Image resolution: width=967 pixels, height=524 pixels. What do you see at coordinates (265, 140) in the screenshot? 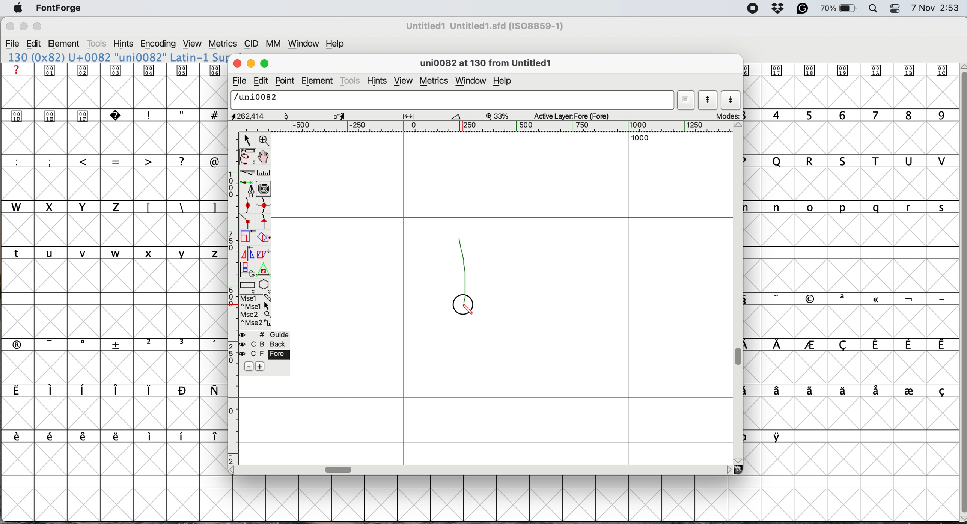
I see `zoom in` at bounding box center [265, 140].